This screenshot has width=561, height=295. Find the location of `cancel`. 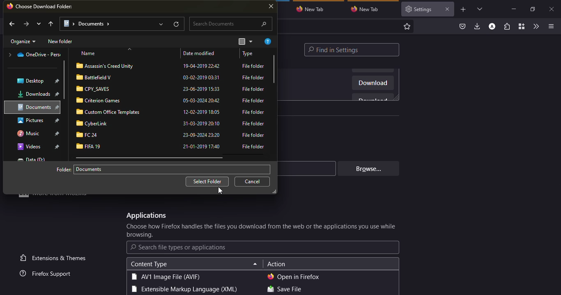

cancel is located at coordinates (253, 182).